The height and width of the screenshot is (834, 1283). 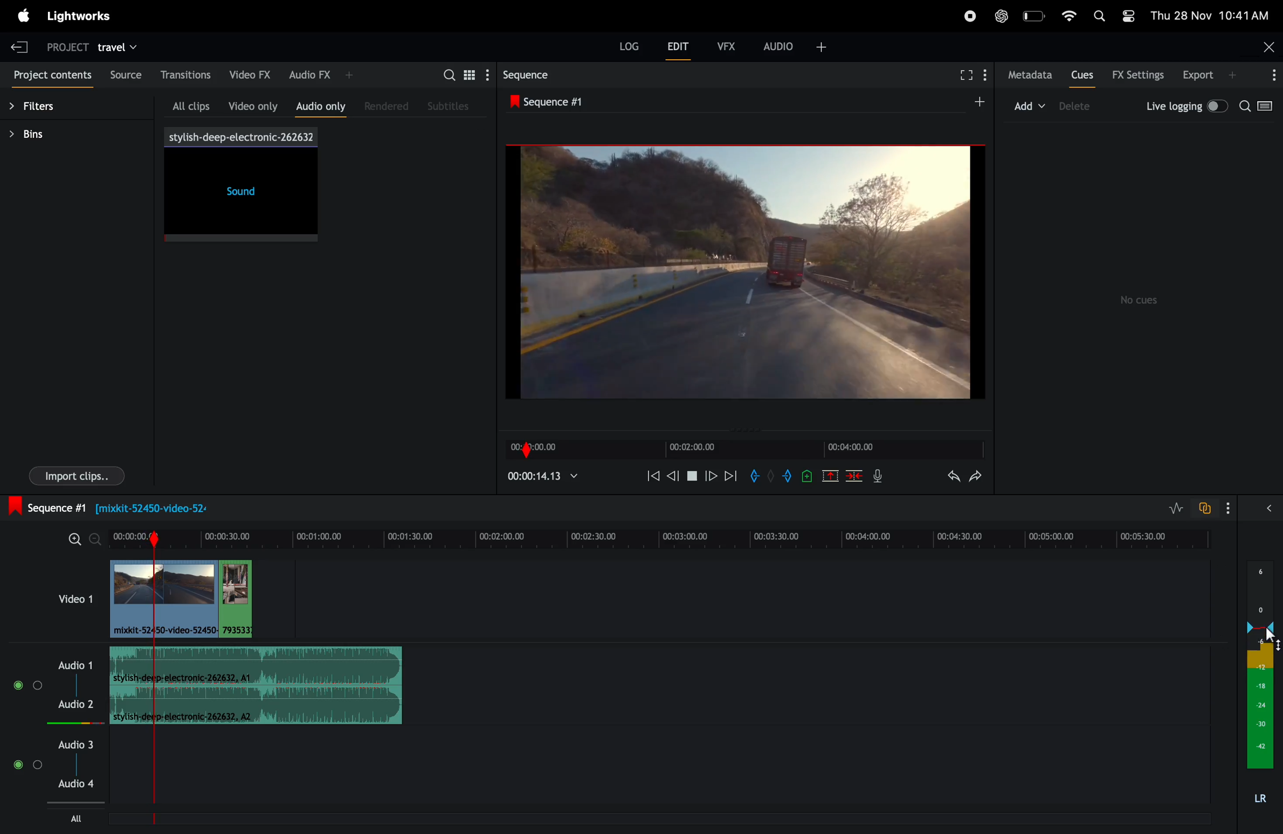 What do you see at coordinates (880, 477) in the screenshot?
I see `mic` at bounding box center [880, 477].